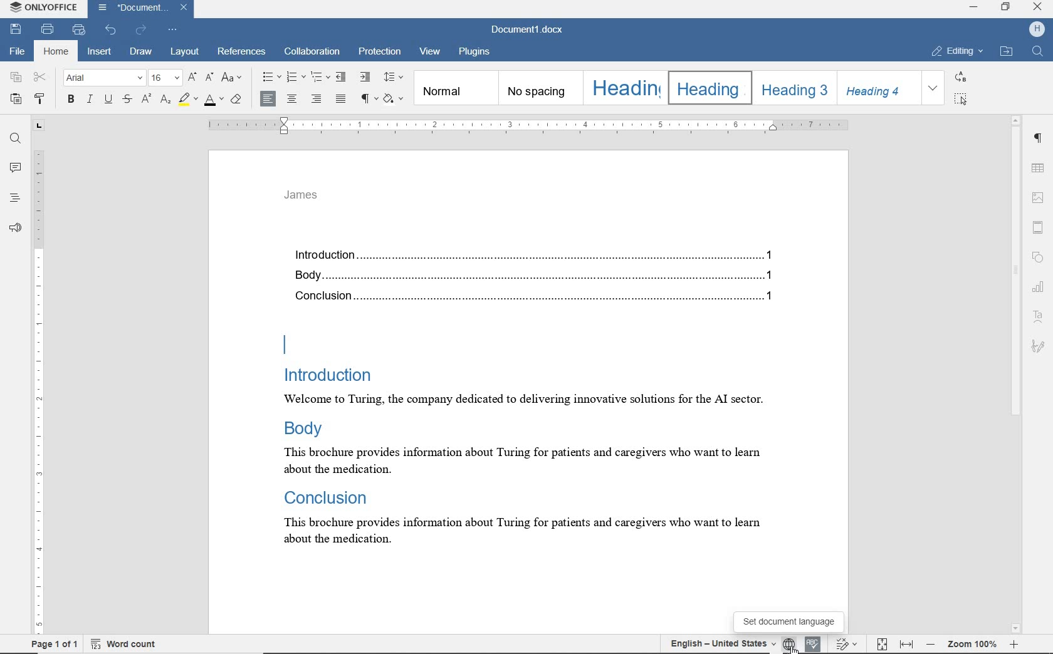 This screenshot has height=654, width=1053. What do you see at coordinates (268, 99) in the screenshot?
I see `align left` at bounding box center [268, 99].